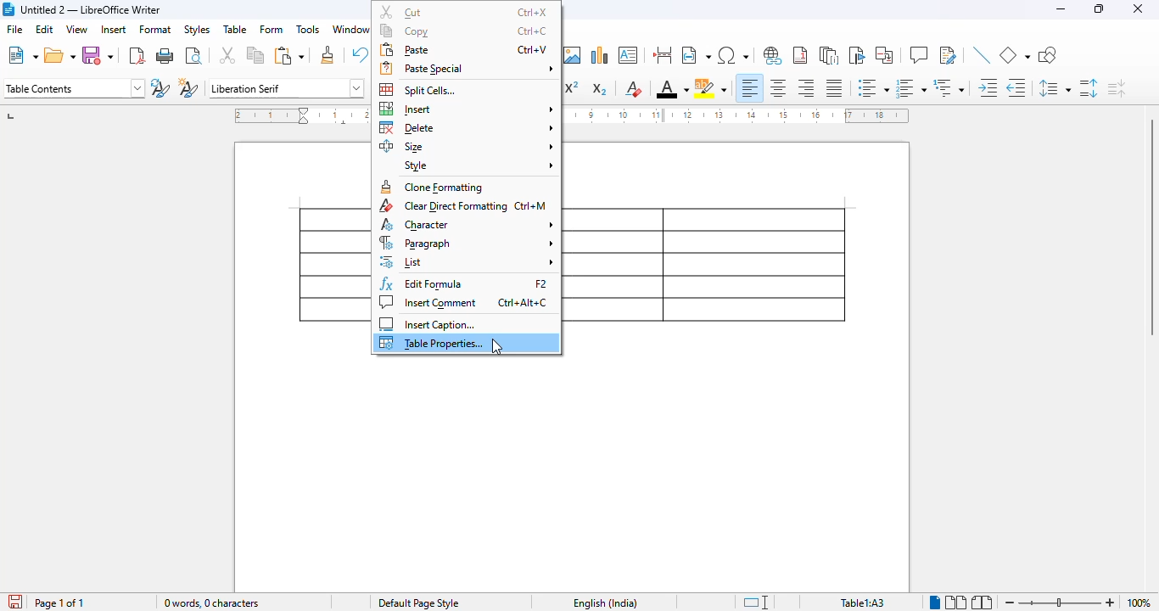 This screenshot has height=611, width=1159. What do you see at coordinates (137, 56) in the screenshot?
I see `export directly as PDF` at bounding box center [137, 56].